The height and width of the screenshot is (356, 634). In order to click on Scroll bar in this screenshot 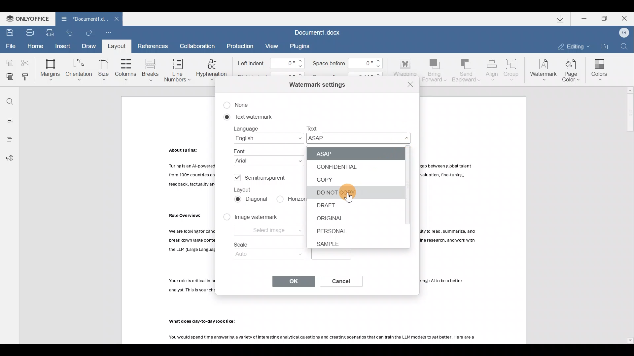, I will do `click(413, 195)`.